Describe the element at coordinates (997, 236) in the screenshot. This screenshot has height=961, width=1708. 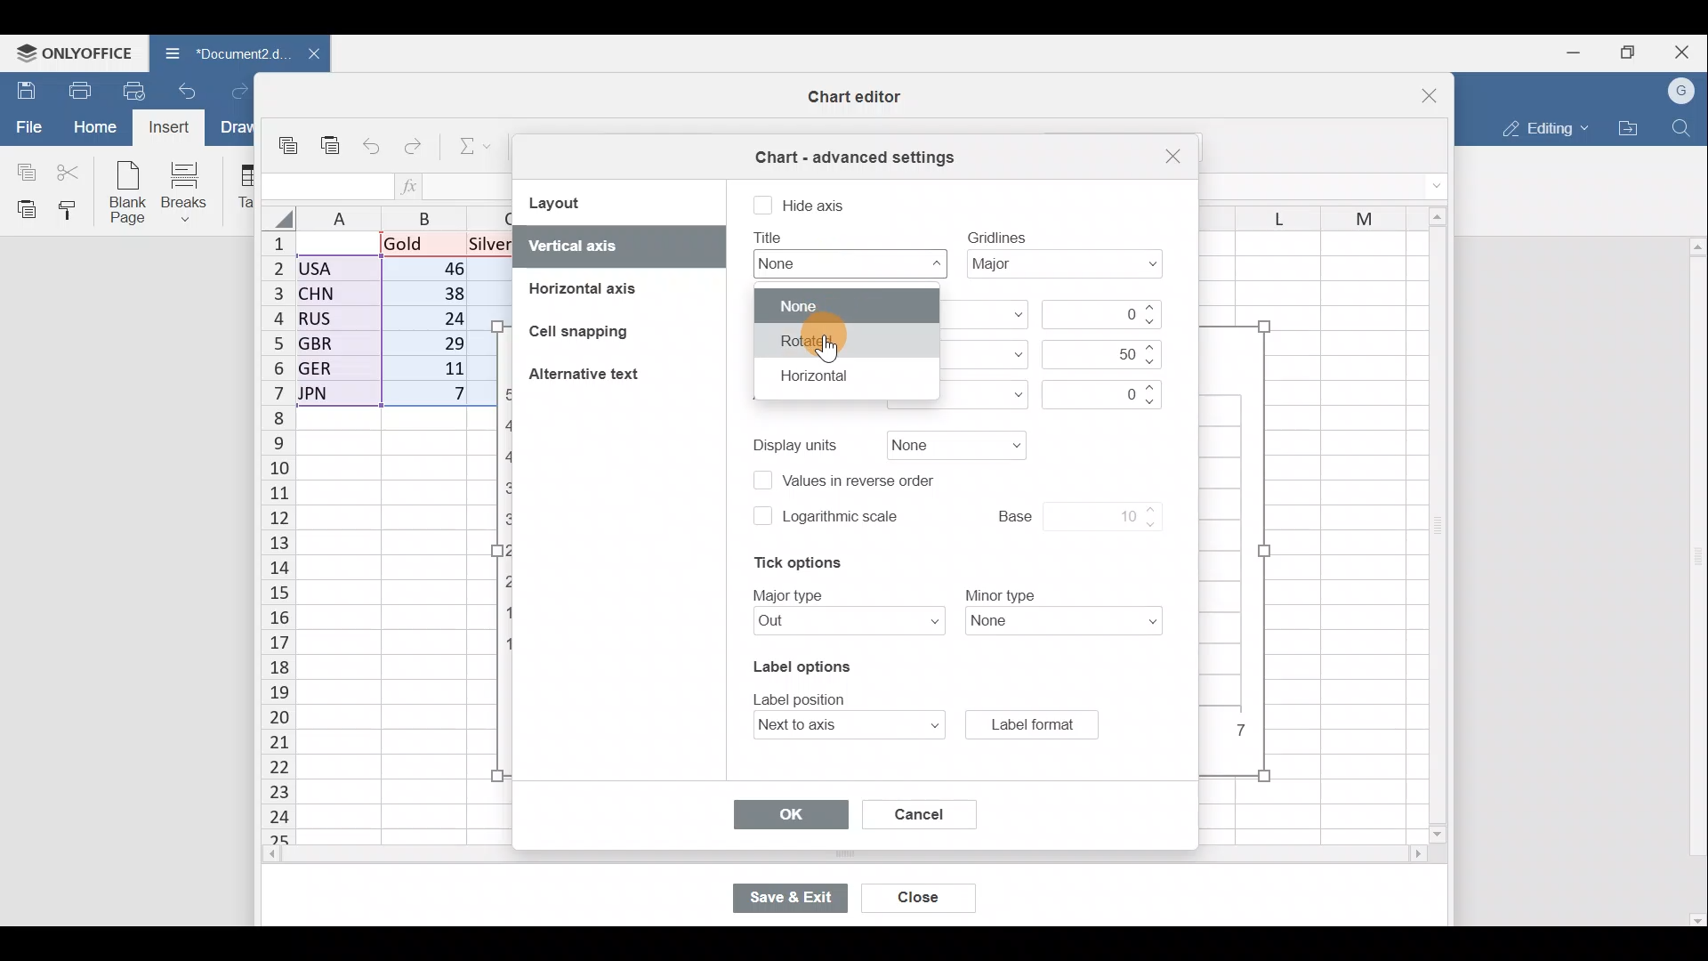
I see `text` at that location.